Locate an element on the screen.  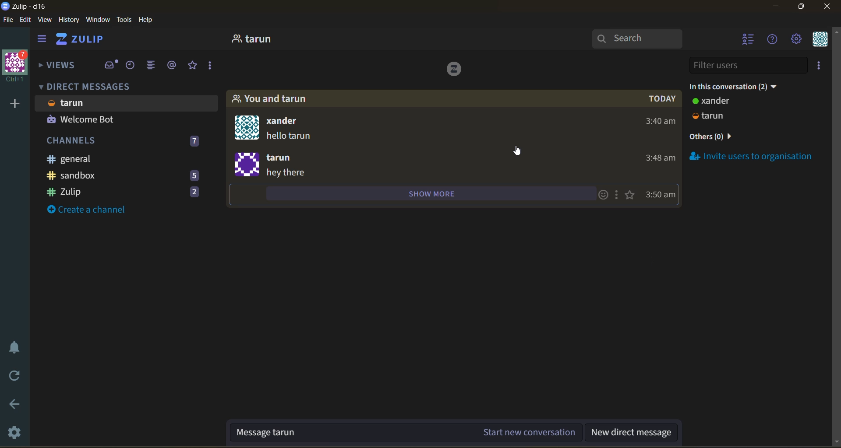
go back is located at coordinates (11, 405).